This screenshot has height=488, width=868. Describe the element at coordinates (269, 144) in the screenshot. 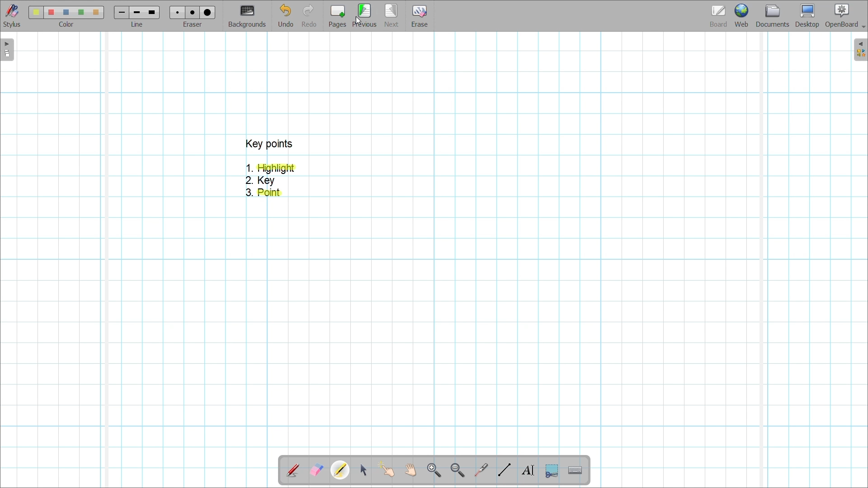

I see `key points` at that location.